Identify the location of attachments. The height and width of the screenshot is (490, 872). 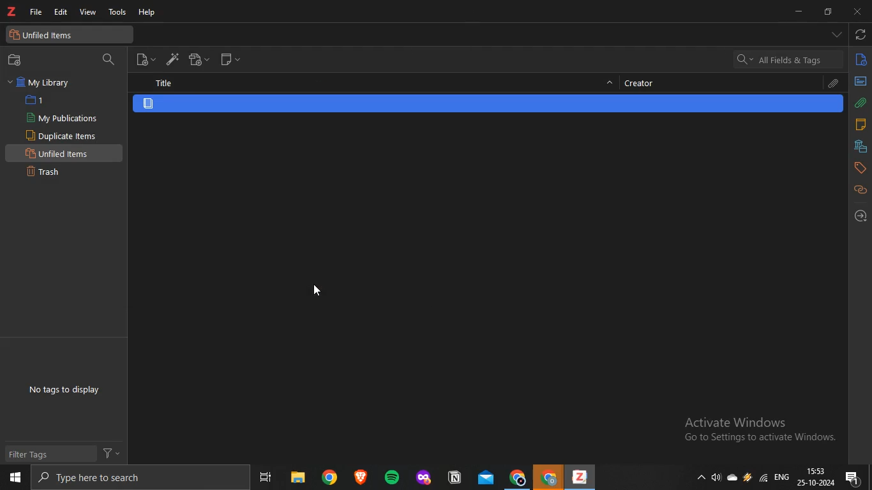
(861, 103).